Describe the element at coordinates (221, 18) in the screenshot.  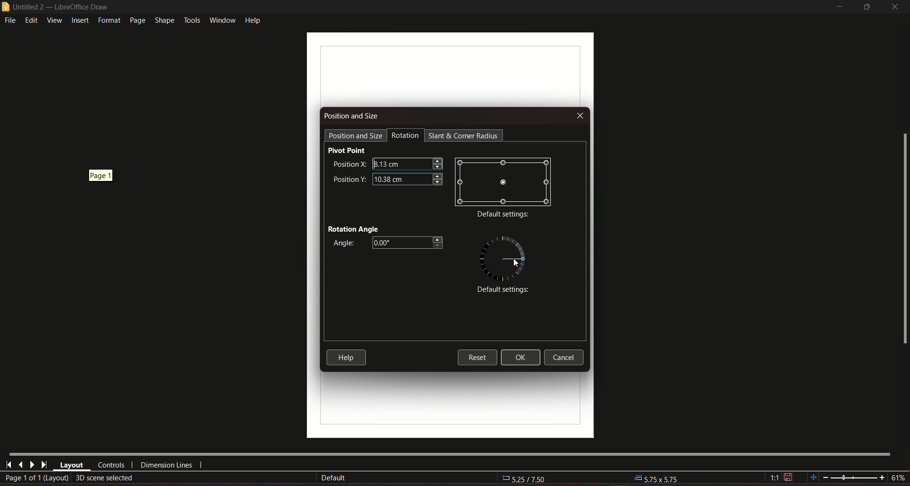
I see `window` at that location.